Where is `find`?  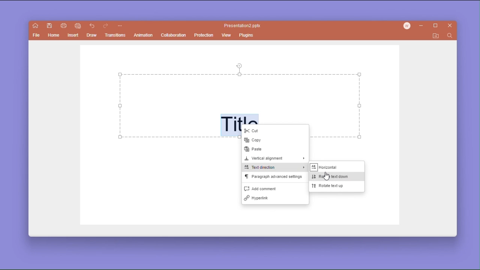
find is located at coordinates (449, 36).